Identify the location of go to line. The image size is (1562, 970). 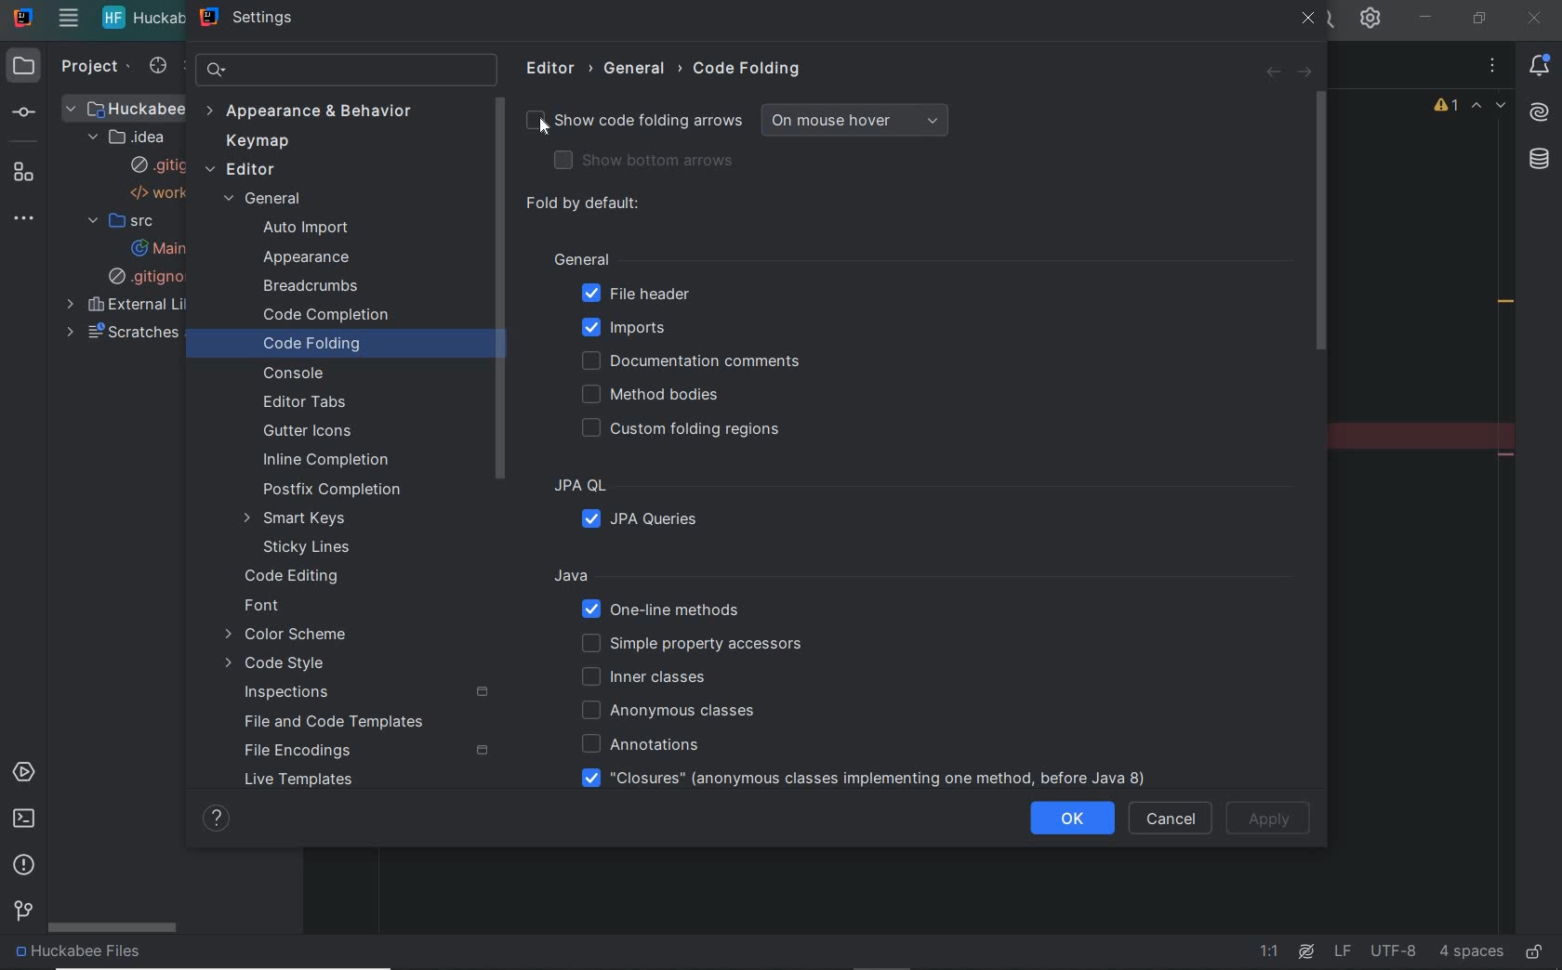
(1273, 952).